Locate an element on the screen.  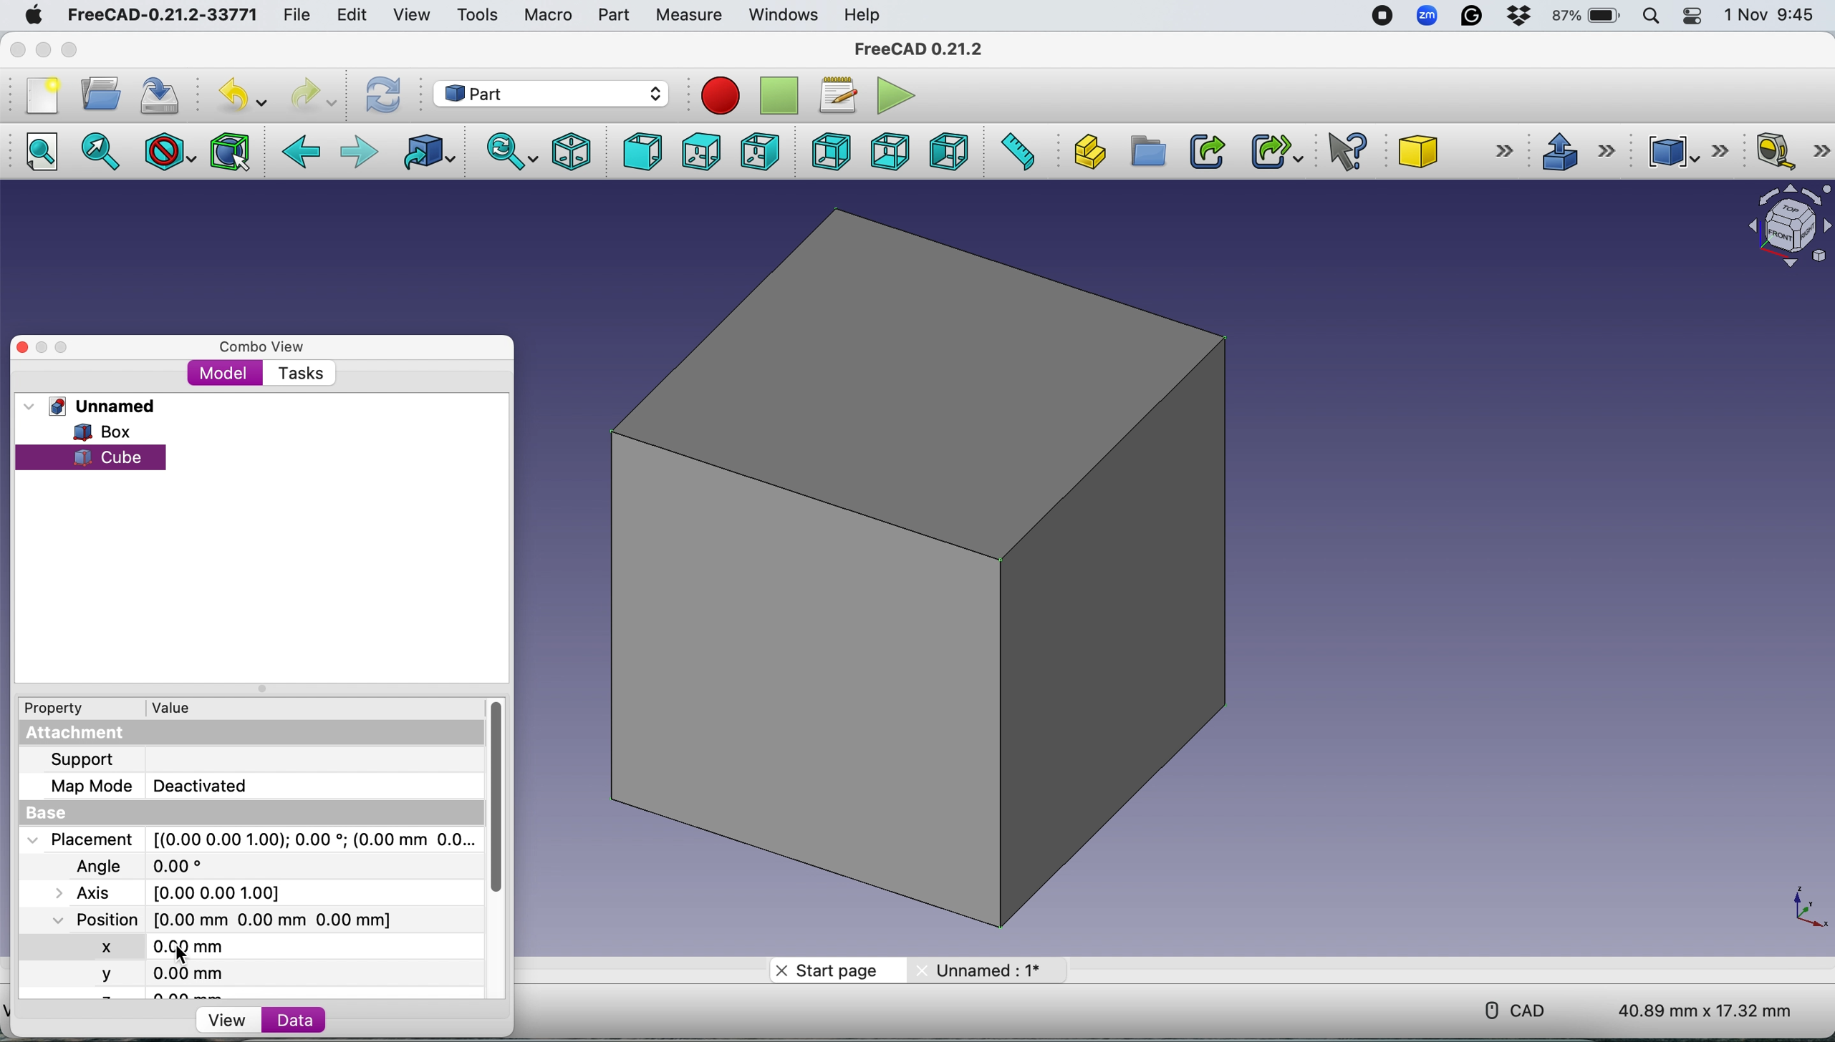
Bottom is located at coordinates (890, 151).